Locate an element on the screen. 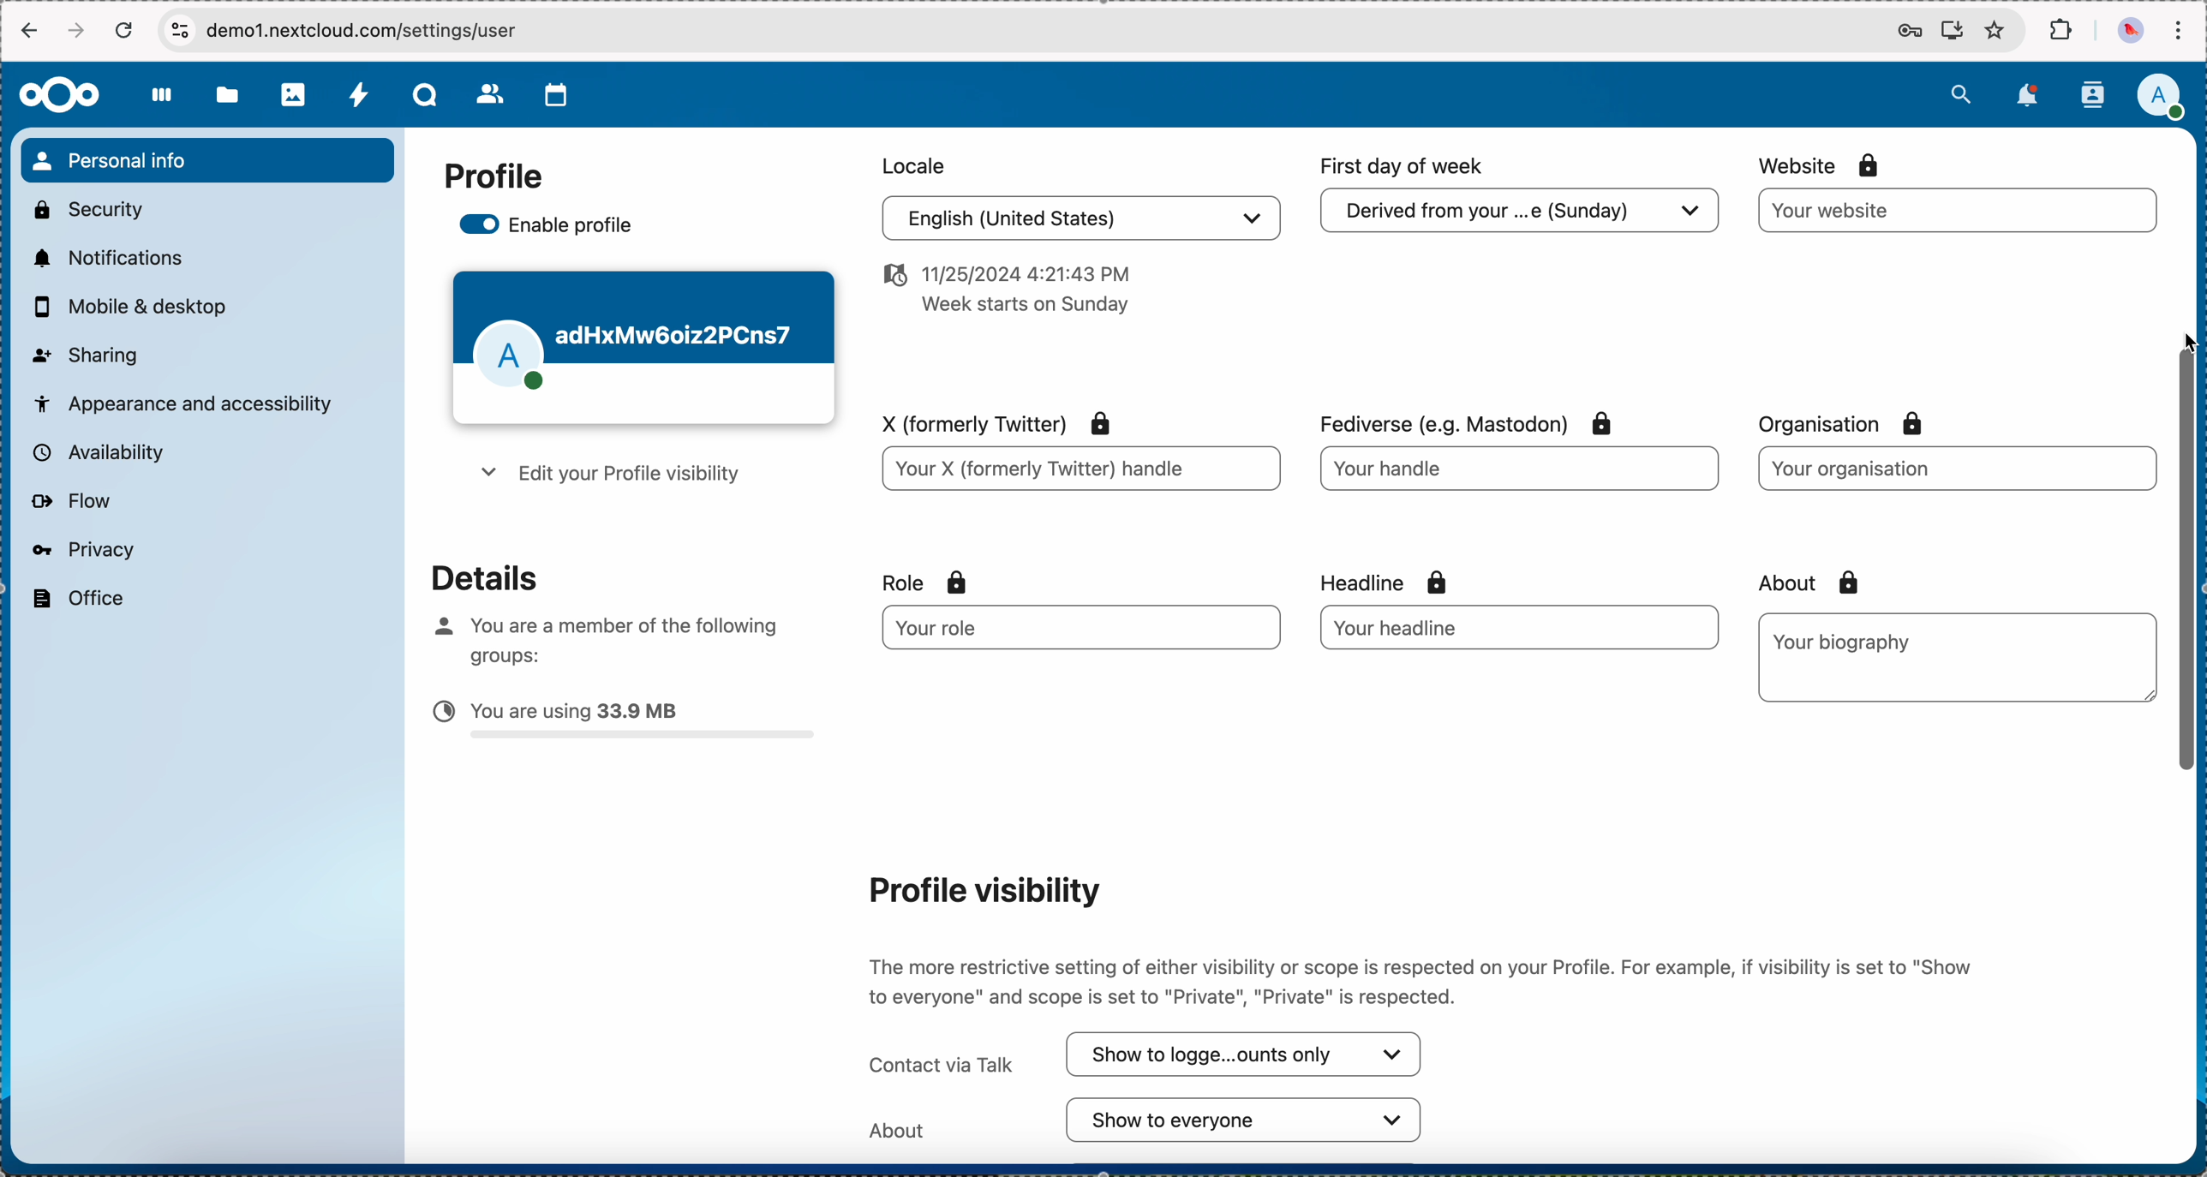 The height and width of the screenshot is (1177, 2207). your X is located at coordinates (1080, 471).